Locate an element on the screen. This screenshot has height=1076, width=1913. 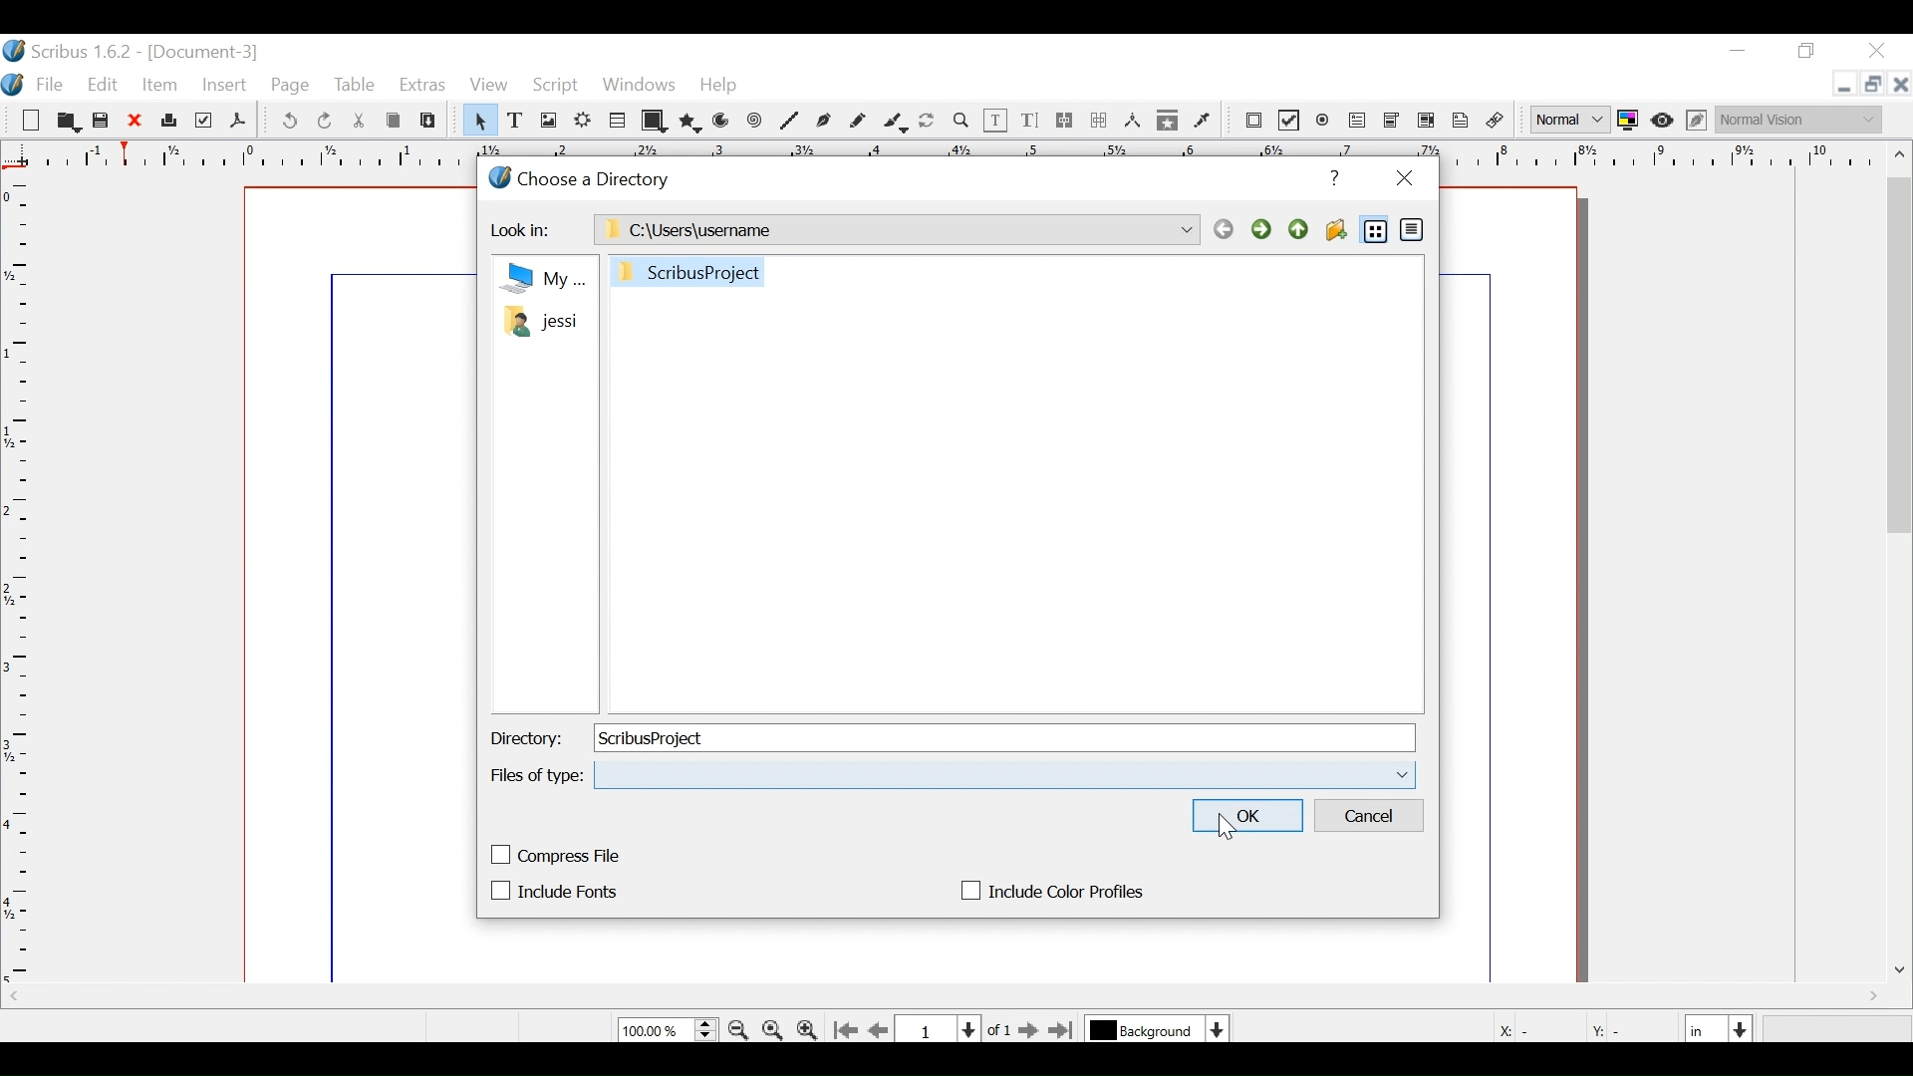
(un)check Include Fonts is located at coordinates (558, 890).